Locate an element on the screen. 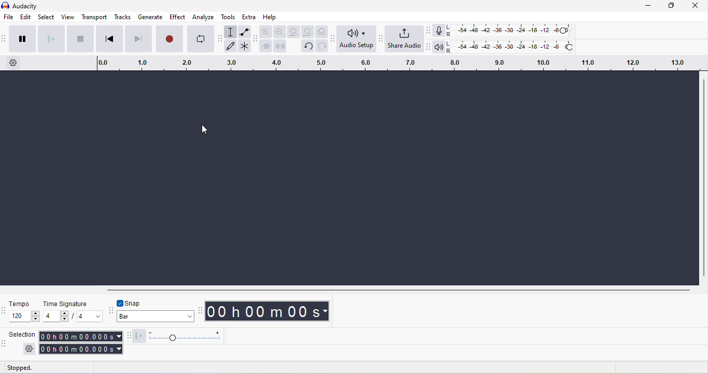 Image resolution: width=708 pixels, height=374 pixels. enable looping is located at coordinates (201, 39).